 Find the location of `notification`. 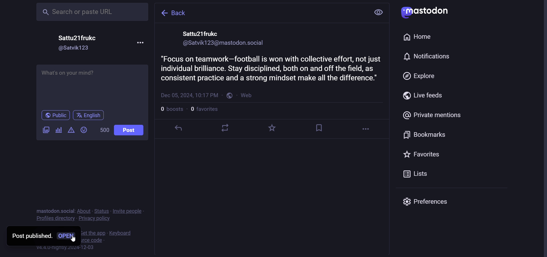

notification is located at coordinates (427, 55).